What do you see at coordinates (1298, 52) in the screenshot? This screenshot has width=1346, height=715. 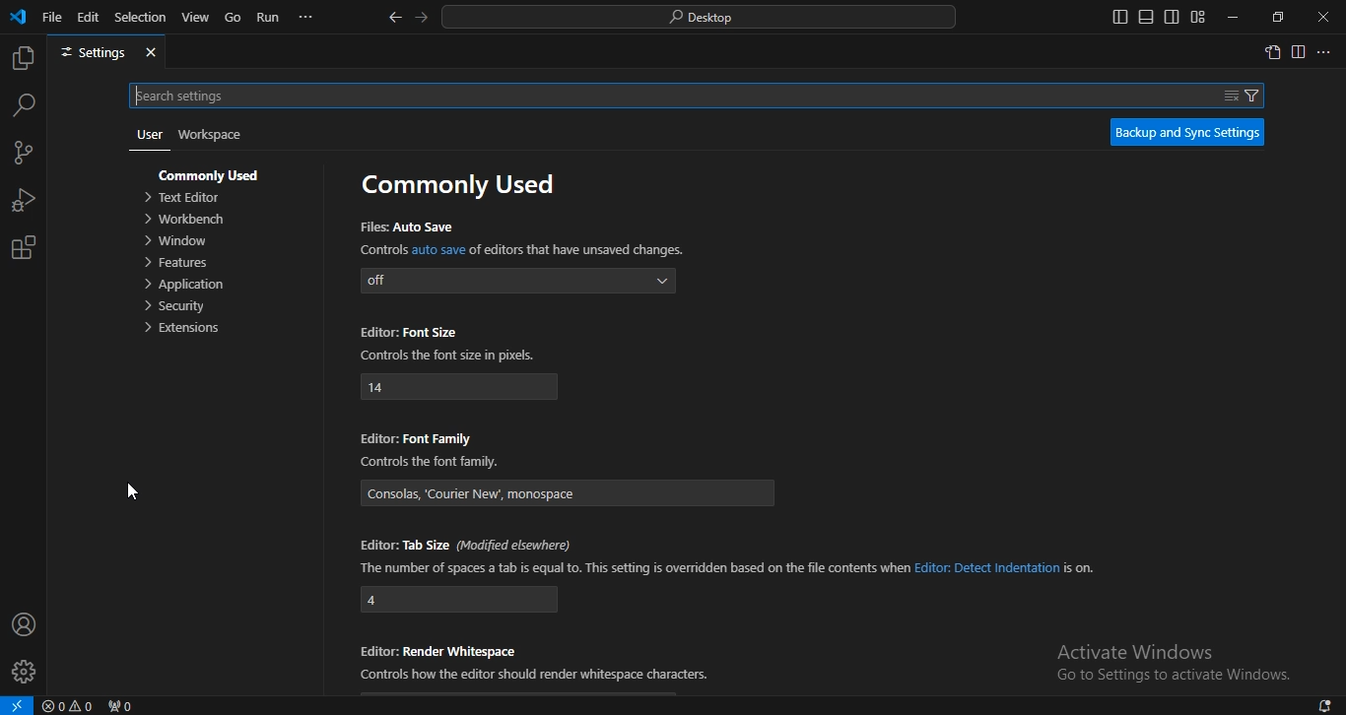 I see `split editor right` at bounding box center [1298, 52].